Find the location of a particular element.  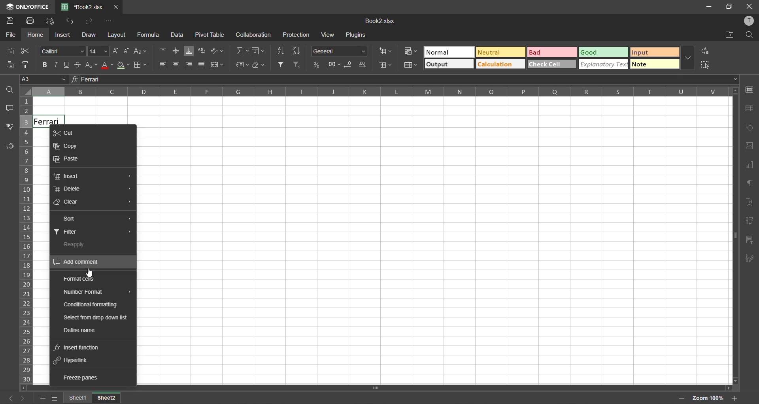

freeze panes is located at coordinates (78, 376).